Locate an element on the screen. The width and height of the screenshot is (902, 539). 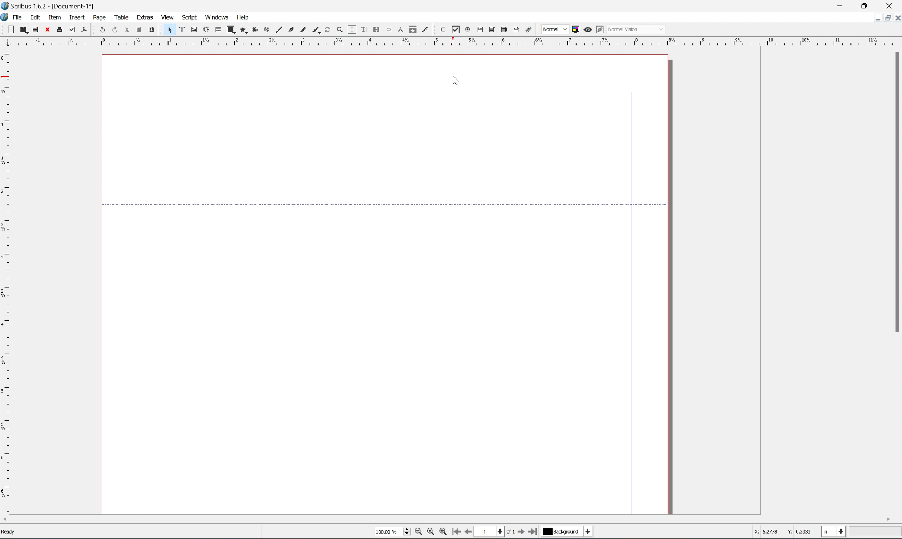
arc is located at coordinates (255, 29).